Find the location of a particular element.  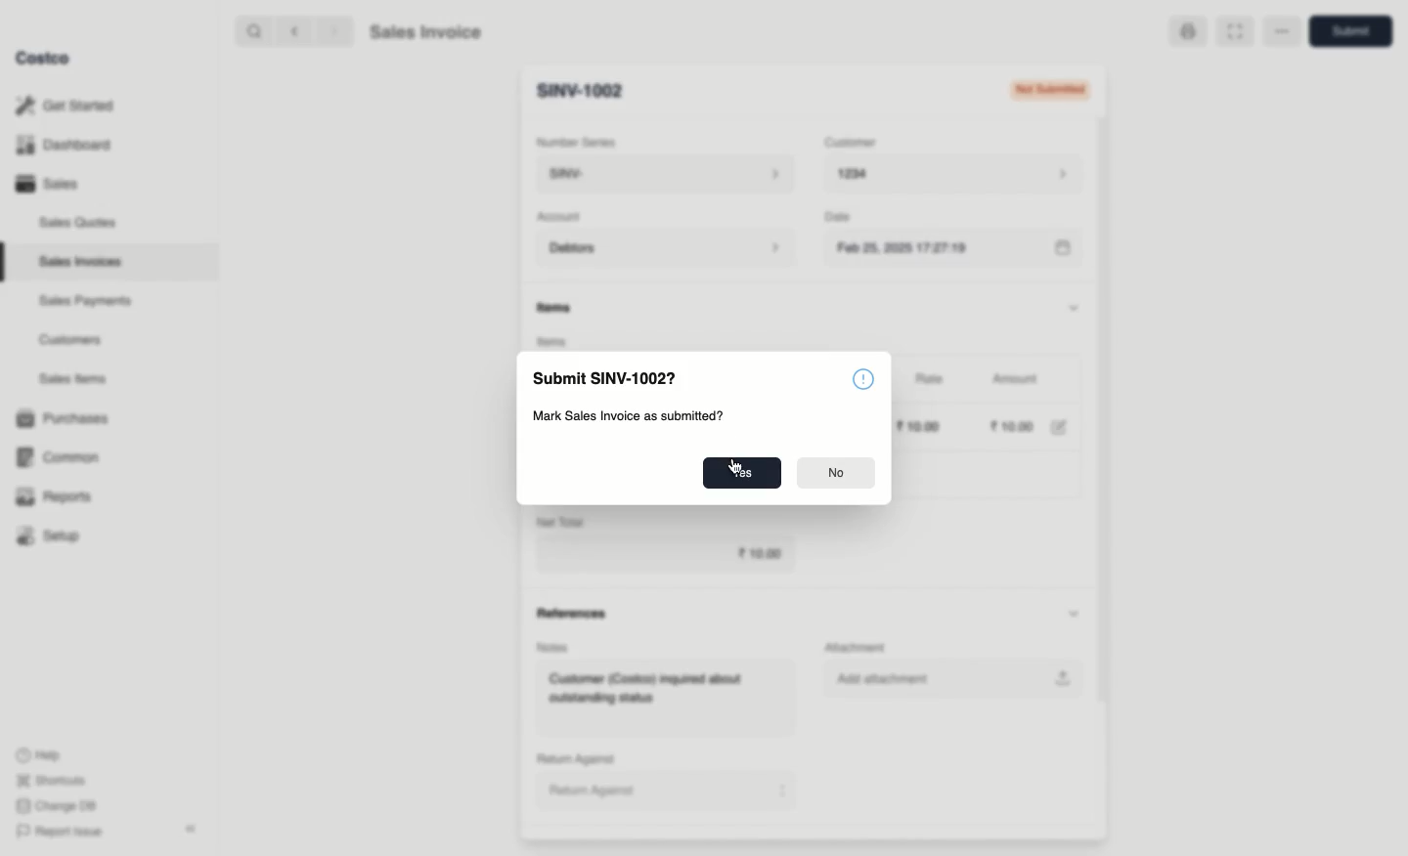

Sales Items. is located at coordinates (69, 380).